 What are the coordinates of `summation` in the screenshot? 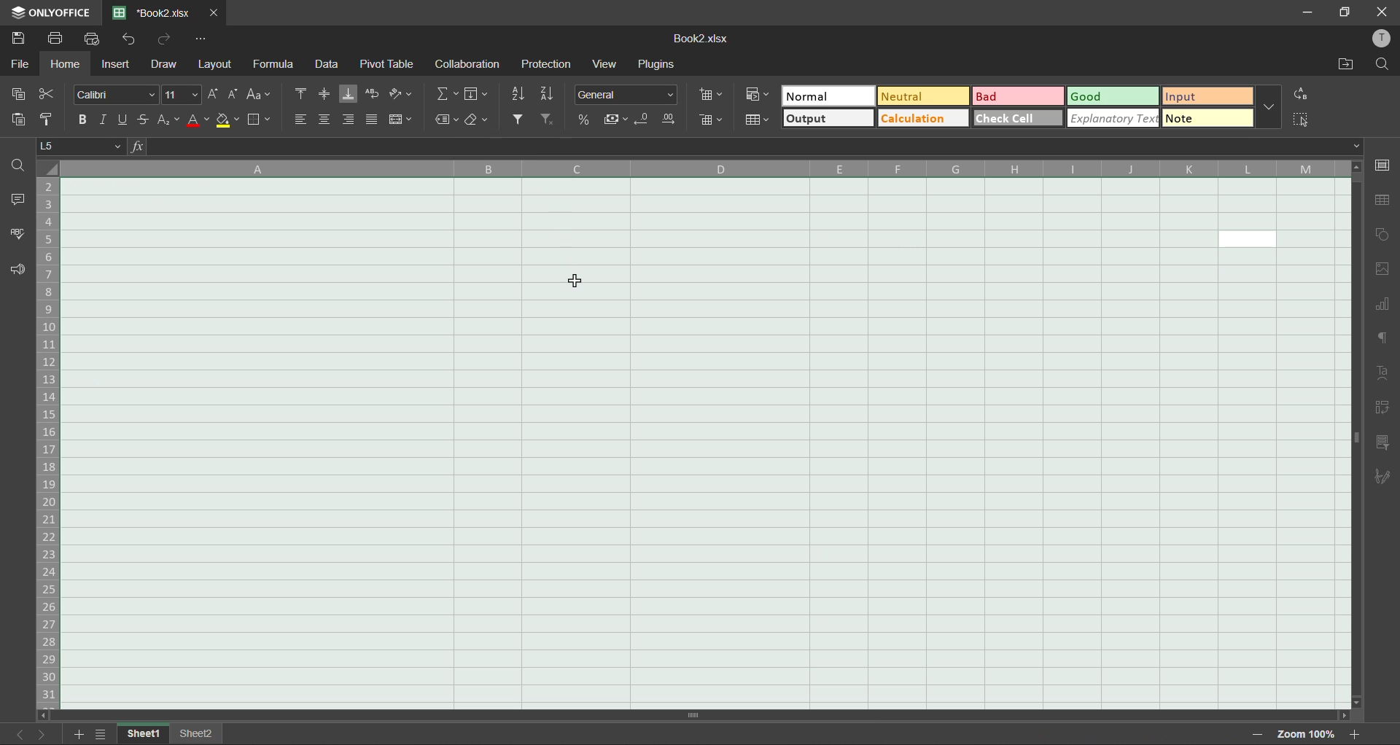 It's located at (443, 96).